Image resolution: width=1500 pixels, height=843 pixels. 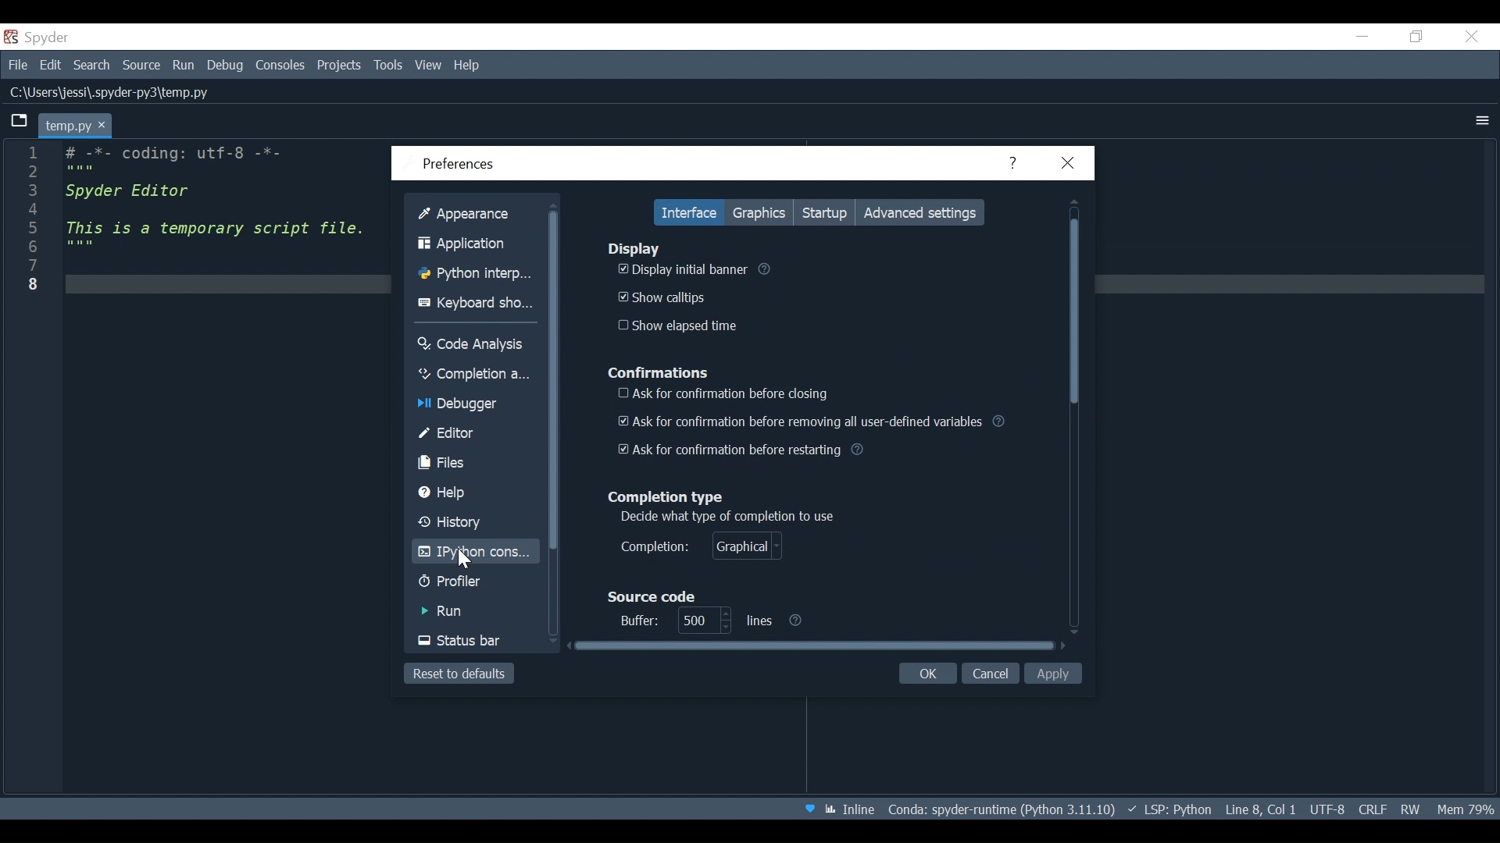 I want to click on File EQL Status, so click(x=1377, y=809).